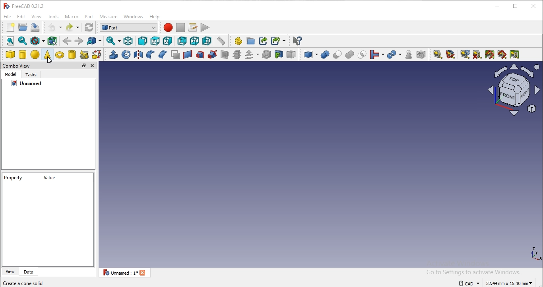 The height and width of the screenshot is (287, 543). What do you see at coordinates (111, 41) in the screenshot?
I see `sync view` at bounding box center [111, 41].